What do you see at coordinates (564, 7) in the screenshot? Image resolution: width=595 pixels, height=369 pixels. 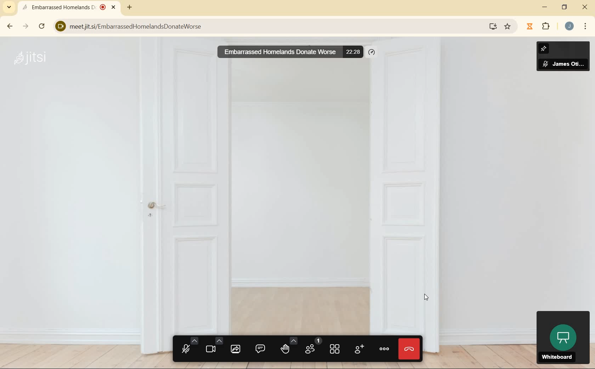 I see `restore down` at bounding box center [564, 7].